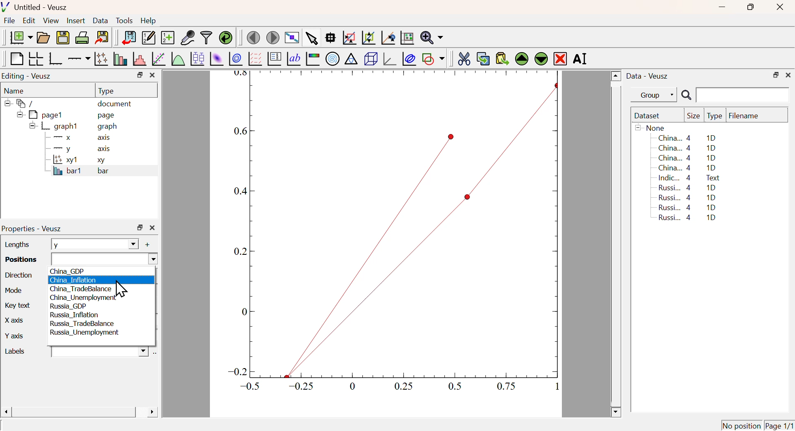  What do you see at coordinates (10, 21) in the screenshot?
I see `File` at bounding box center [10, 21].